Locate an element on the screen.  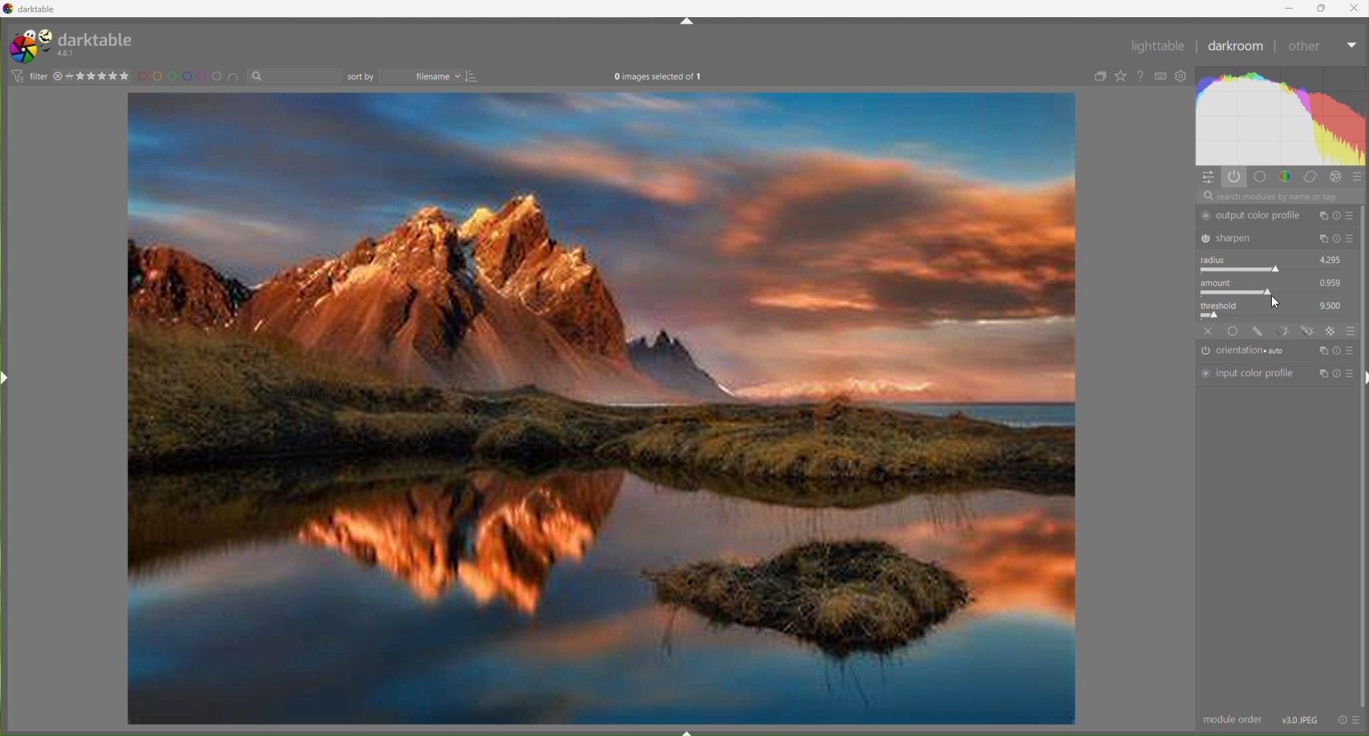
filename is located at coordinates (424, 77).